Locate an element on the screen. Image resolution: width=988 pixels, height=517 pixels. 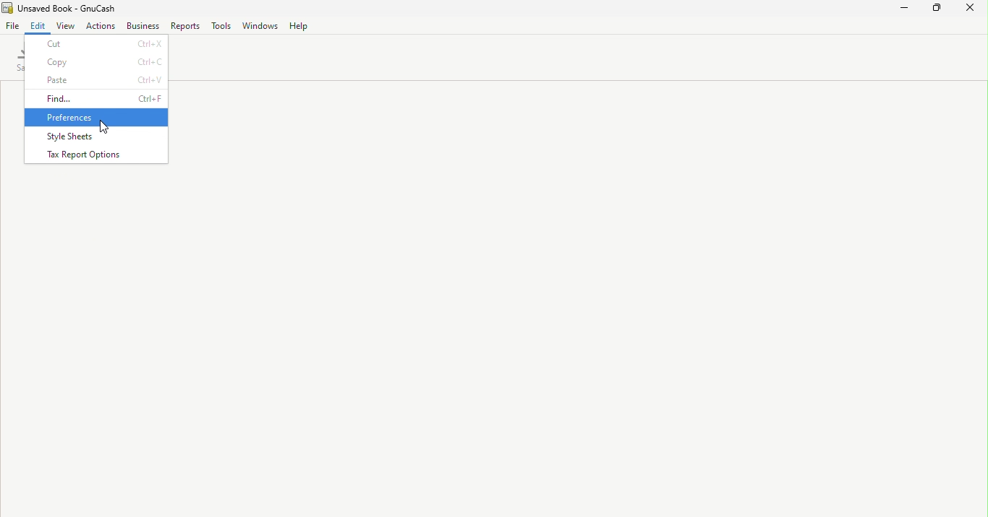
Find is located at coordinates (97, 97).